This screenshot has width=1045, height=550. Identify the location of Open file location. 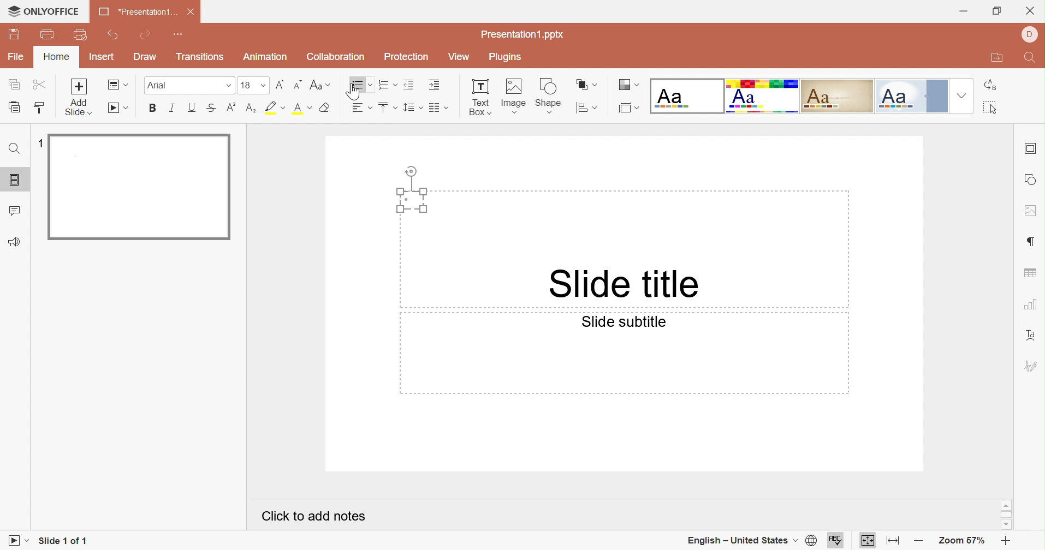
(1000, 59).